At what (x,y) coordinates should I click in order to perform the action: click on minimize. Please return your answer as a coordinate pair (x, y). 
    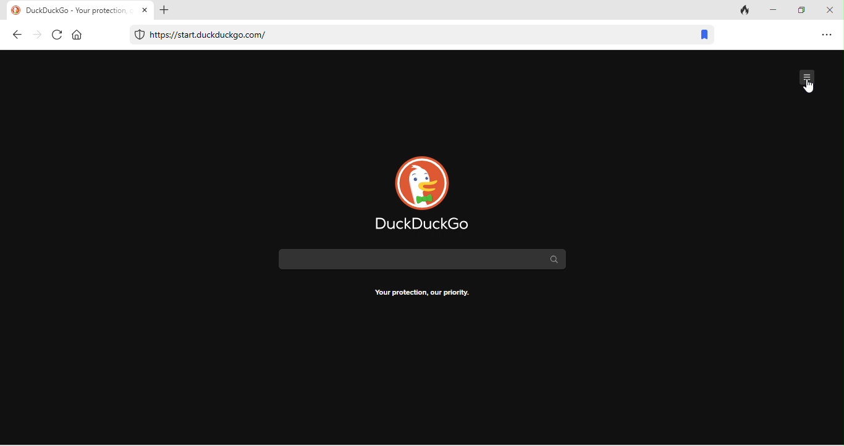
    Looking at the image, I should click on (777, 10).